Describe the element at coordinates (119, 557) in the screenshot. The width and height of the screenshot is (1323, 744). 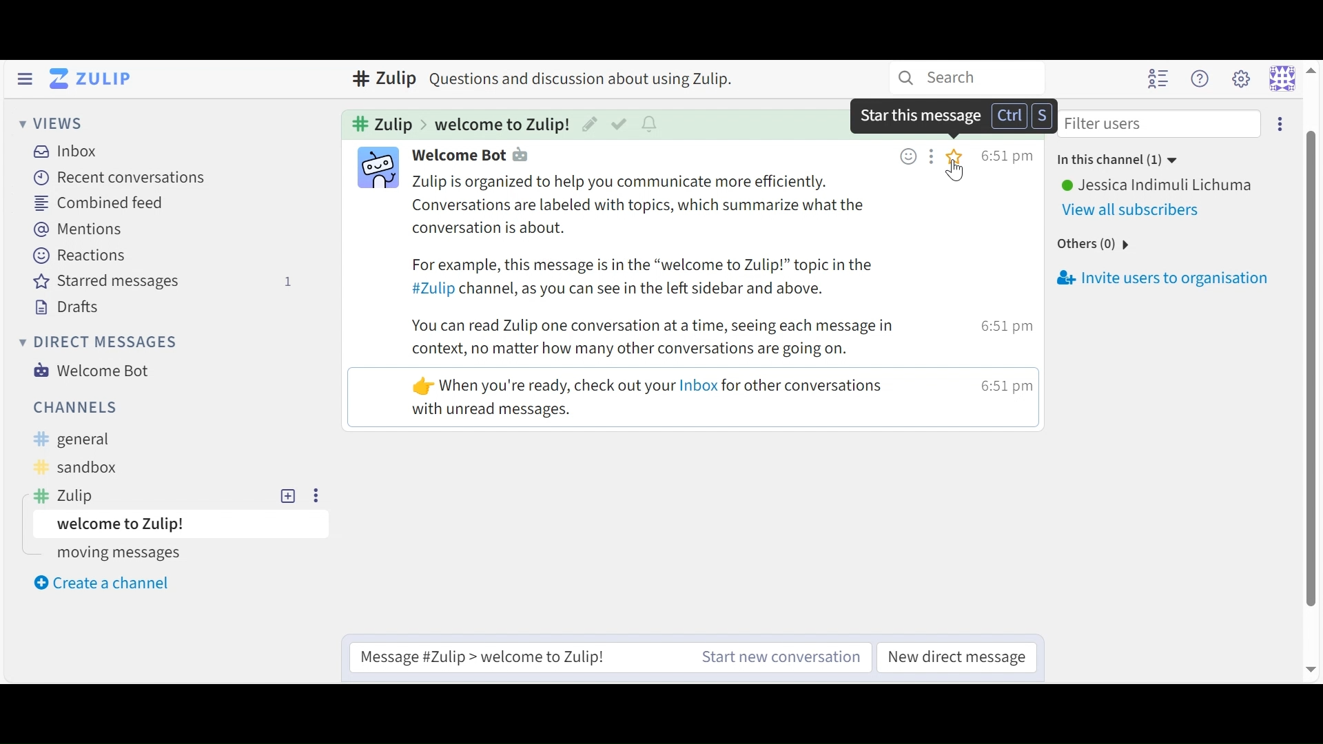
I see `moving messages` at that location.